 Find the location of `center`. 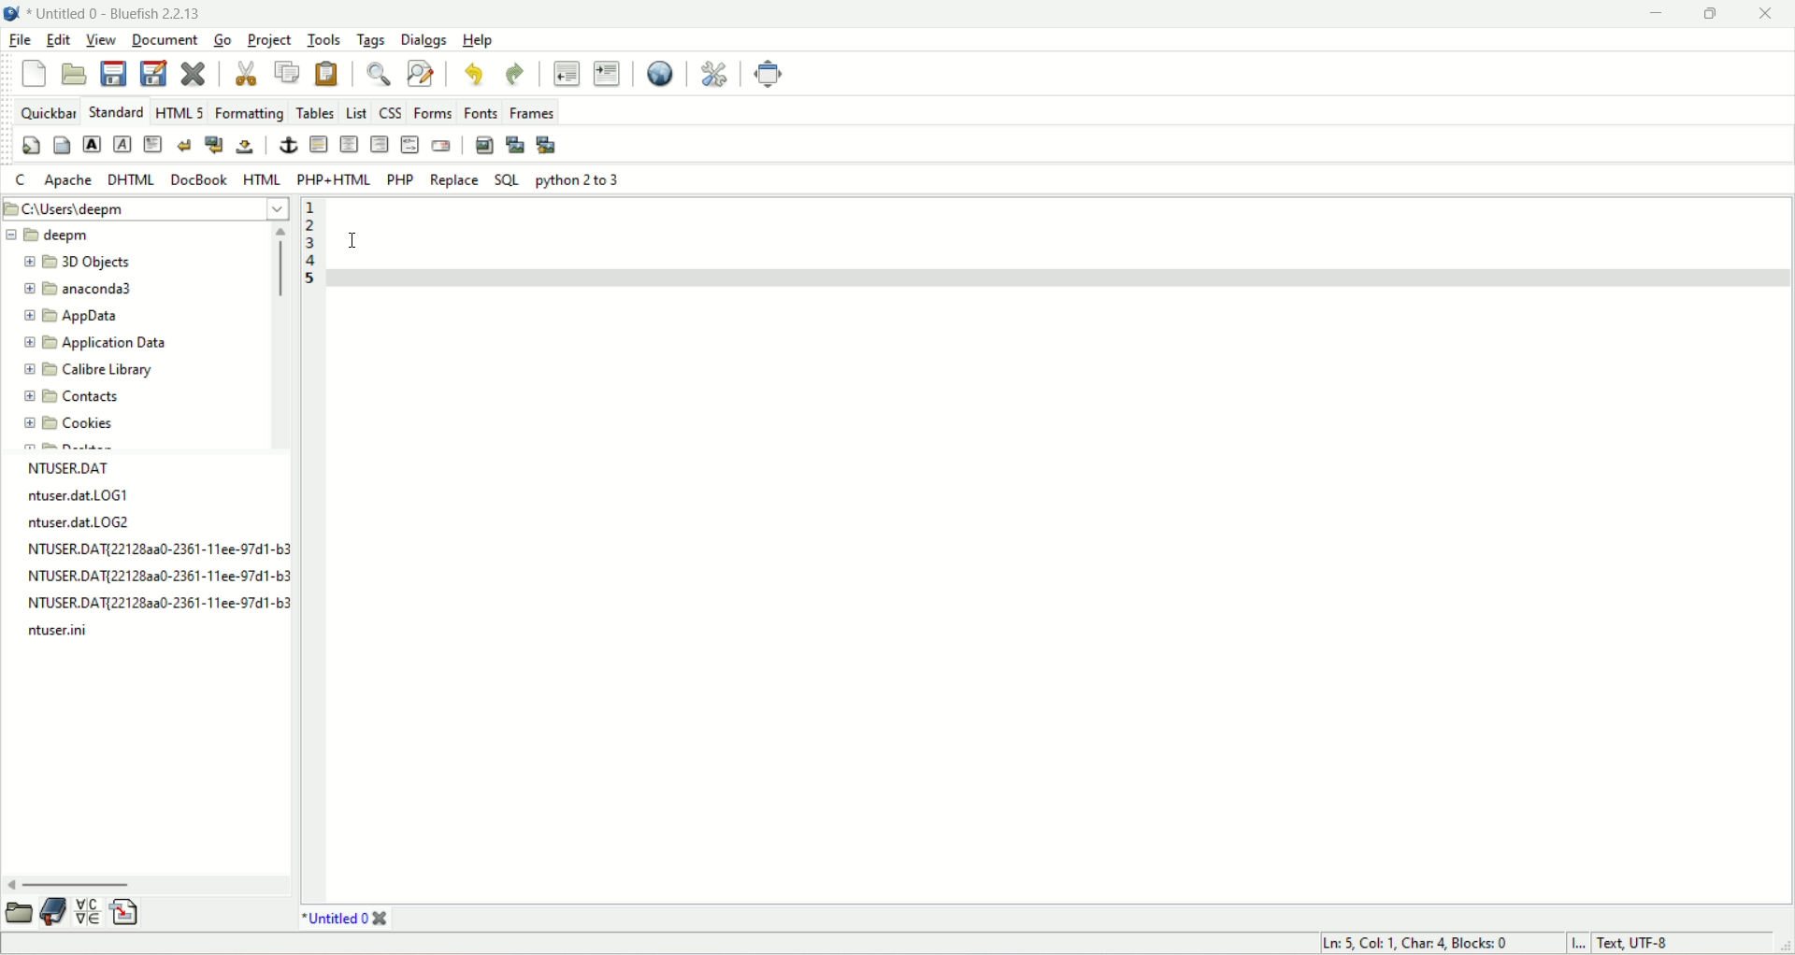

center is located at coordinates (349, 144).